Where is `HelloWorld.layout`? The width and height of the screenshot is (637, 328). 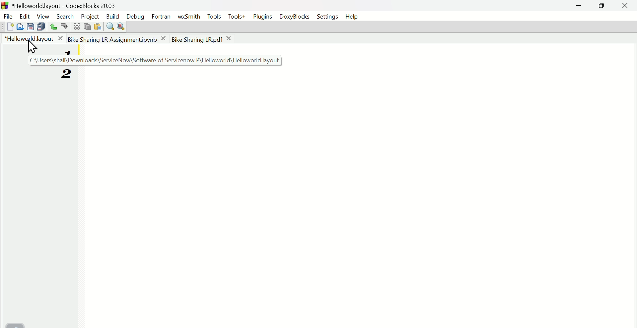
HelloWorld.layout is located at coordinates (35, 38).